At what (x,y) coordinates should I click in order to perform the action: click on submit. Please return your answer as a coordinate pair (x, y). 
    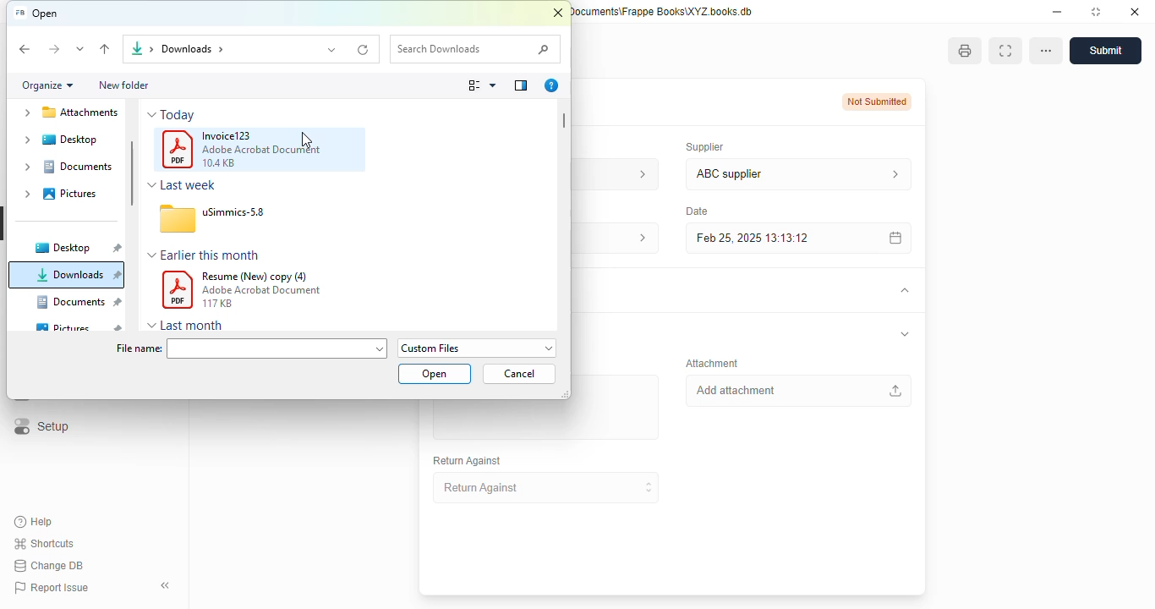
    Looking at the image, I should click on (1105, 51).